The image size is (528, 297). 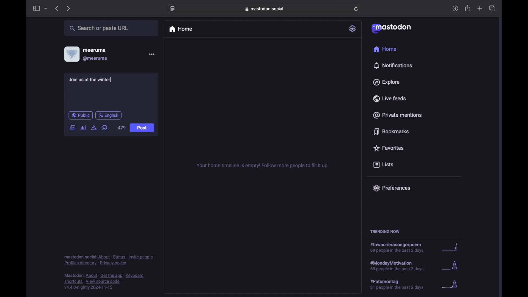 I want to click on show tab overview, so click(x=492, y=9).